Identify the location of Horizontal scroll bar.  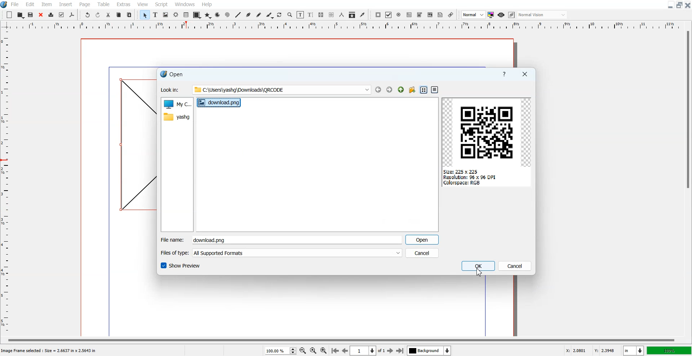
(340, 339).